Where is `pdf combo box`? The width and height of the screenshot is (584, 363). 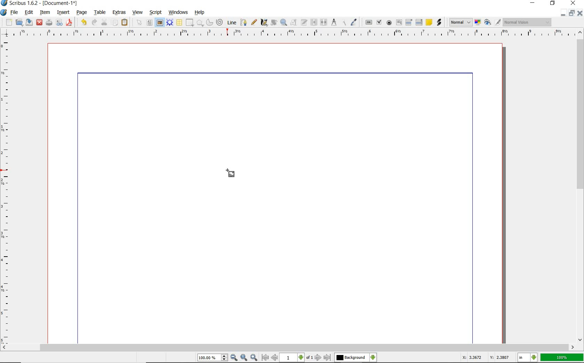 pdf combo box is located at coordinates (409, 22).